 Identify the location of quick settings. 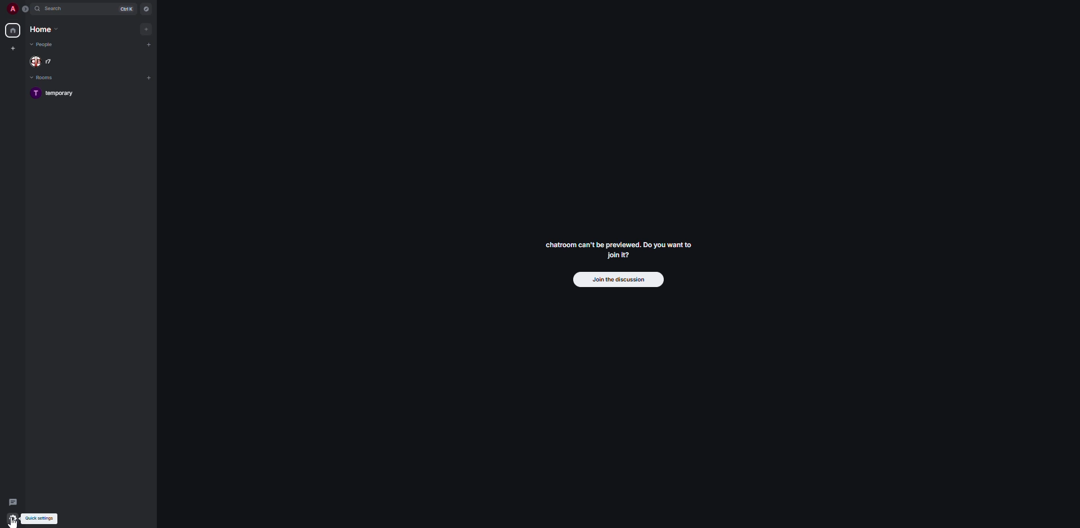
(13, 520).